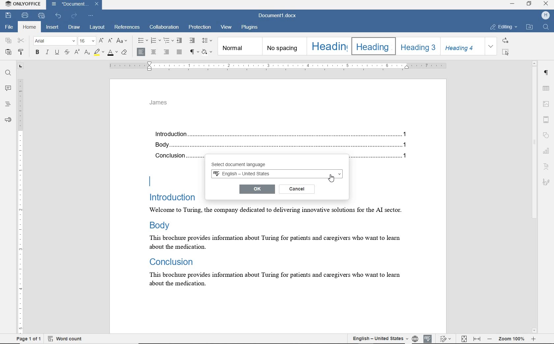 The height and width of the screenshot is (344, 554). What do you see at coordinates (52, 27) in the screenshot?
I see `insert` at bounding box center [52, 27].